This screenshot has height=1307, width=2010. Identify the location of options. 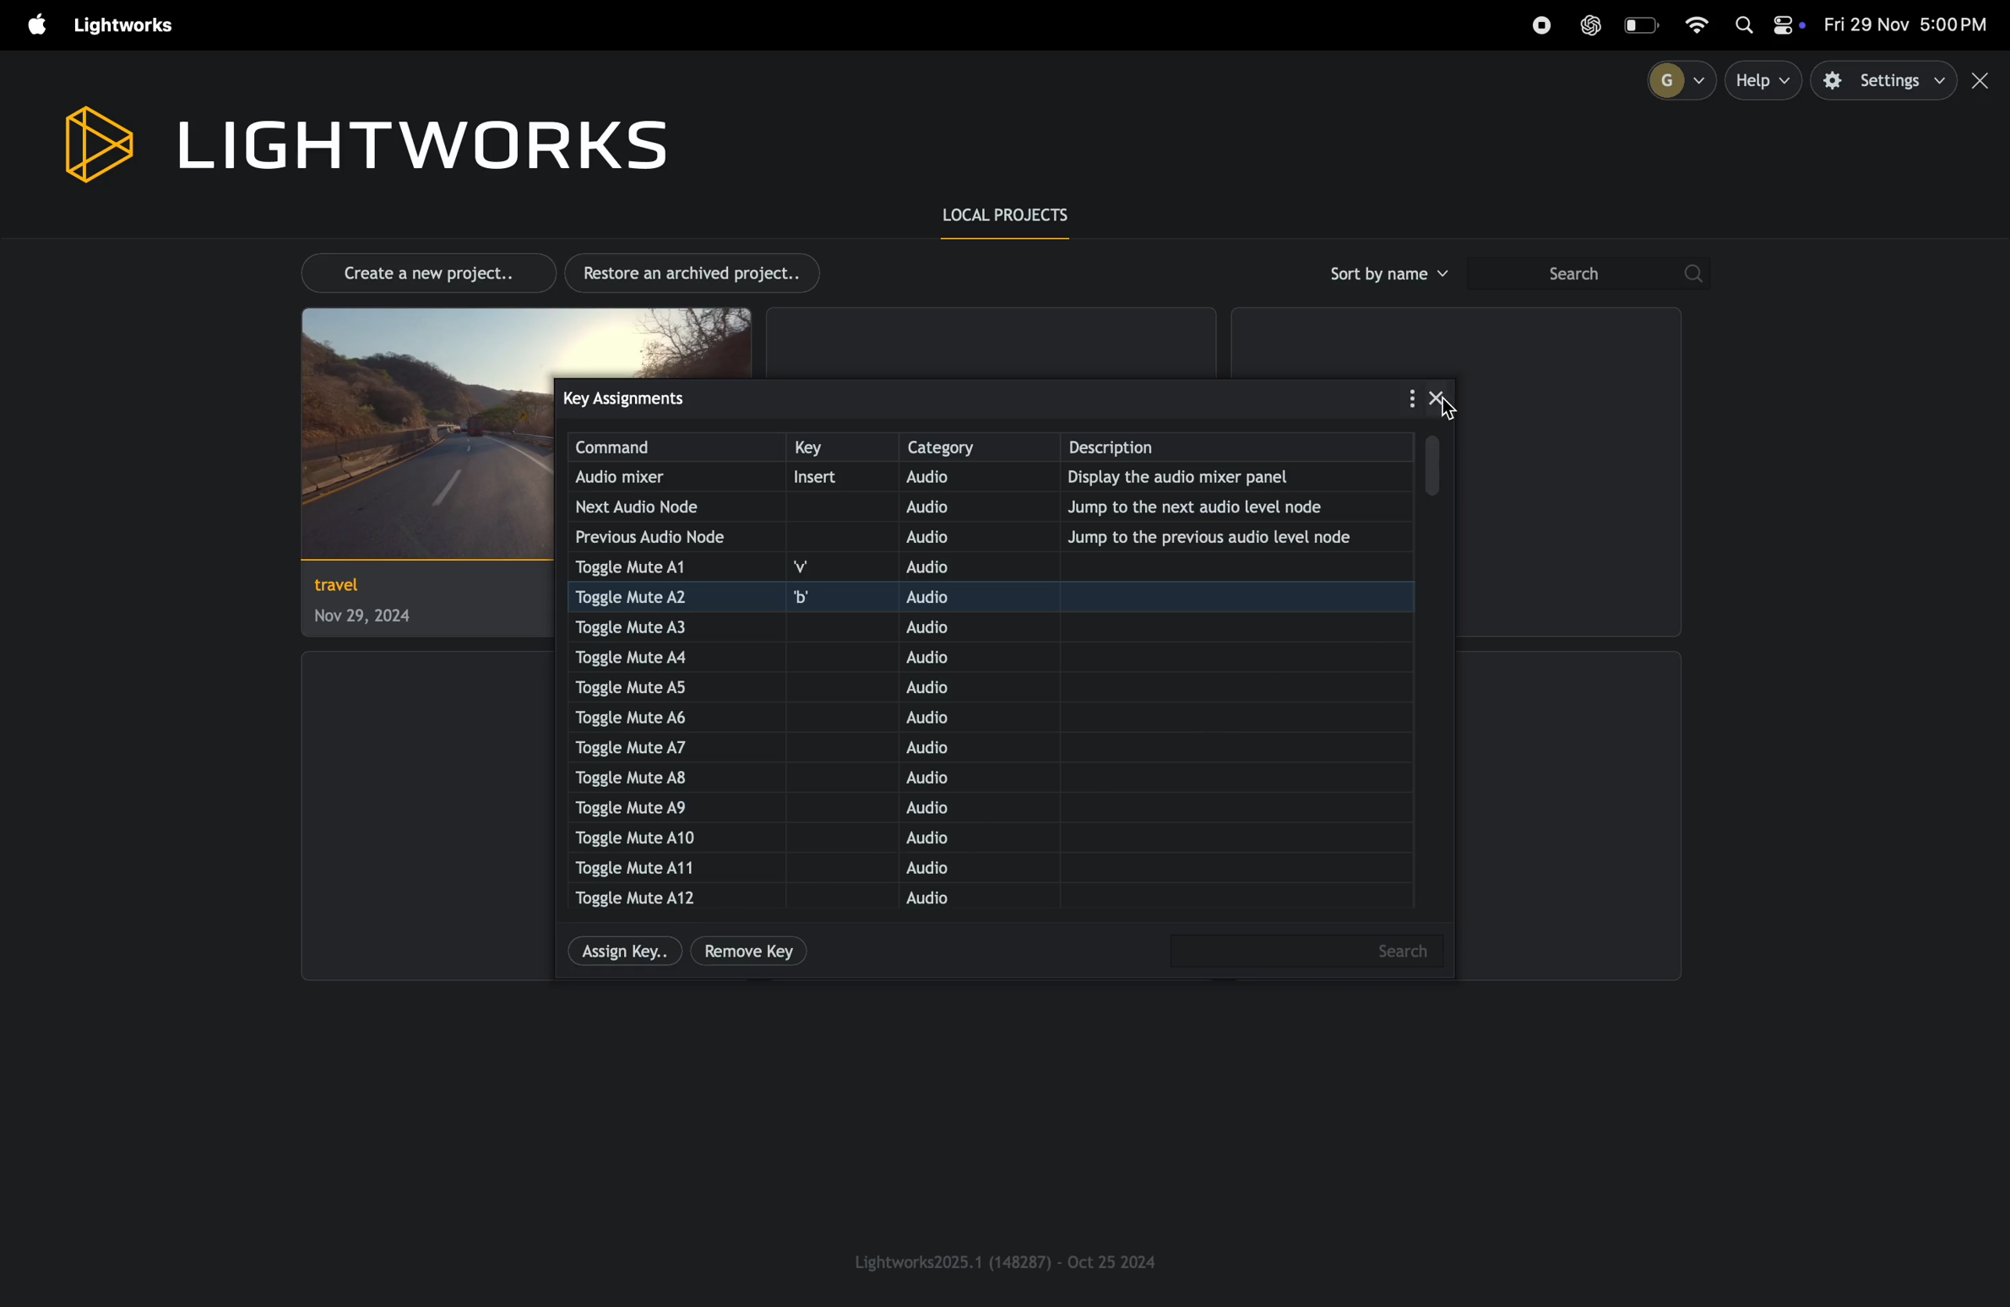
(1401, 399).